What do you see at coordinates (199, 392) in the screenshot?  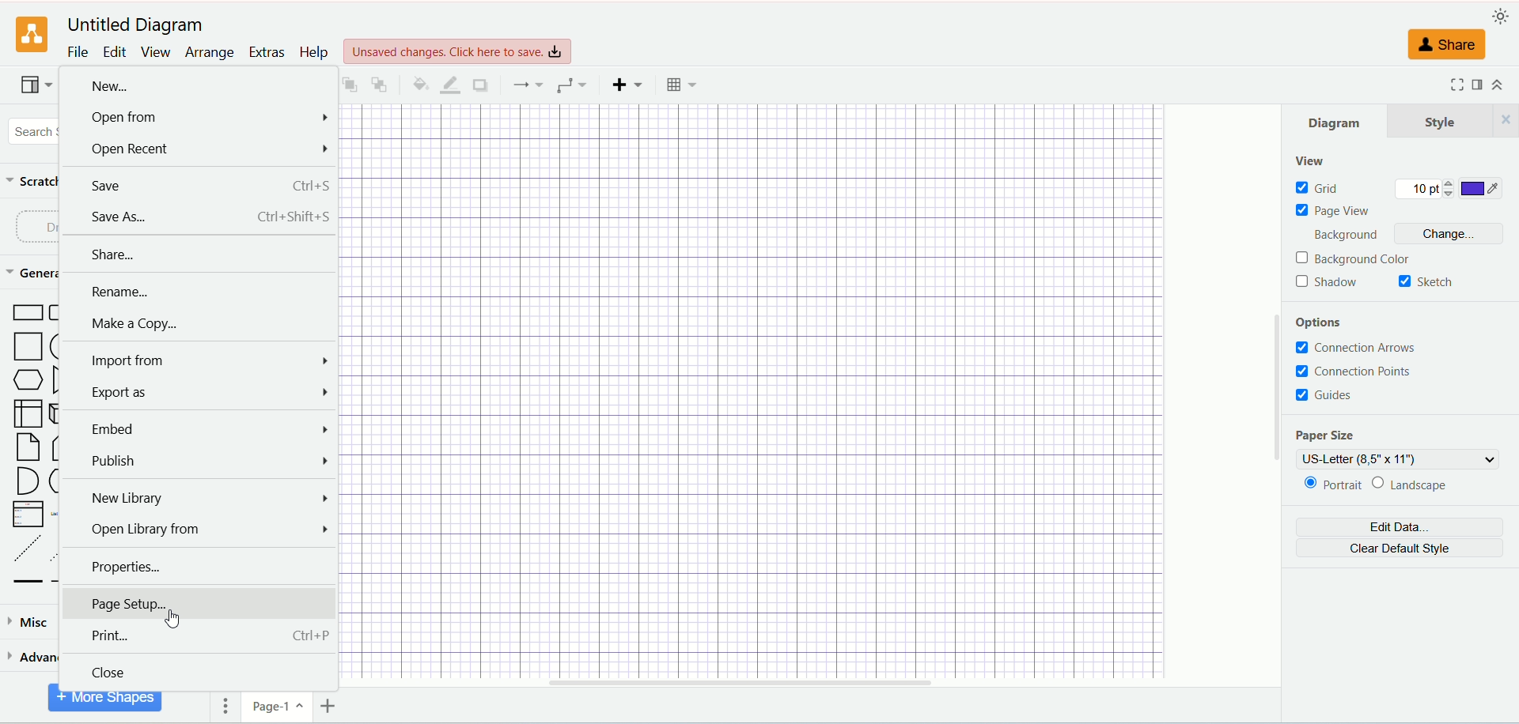 I see `export as` at bounding box center [199, 392].